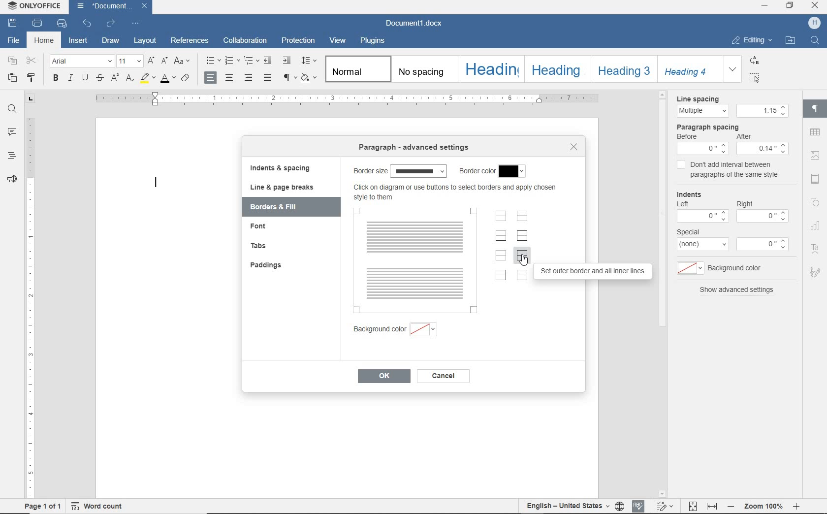  What do you see at coordinates (288, 187) in the screenshot?
I see `line & page breaks` at bounding box center [288, 187].